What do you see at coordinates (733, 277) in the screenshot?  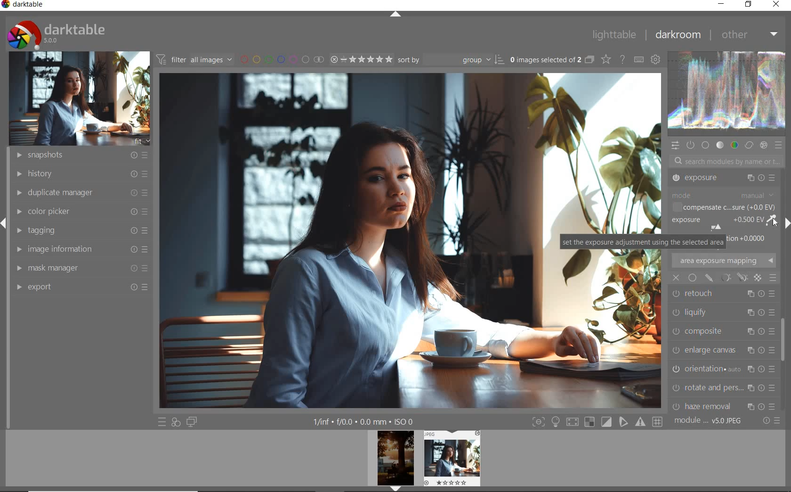 I see `mask options` at bounding box center [733, 277].